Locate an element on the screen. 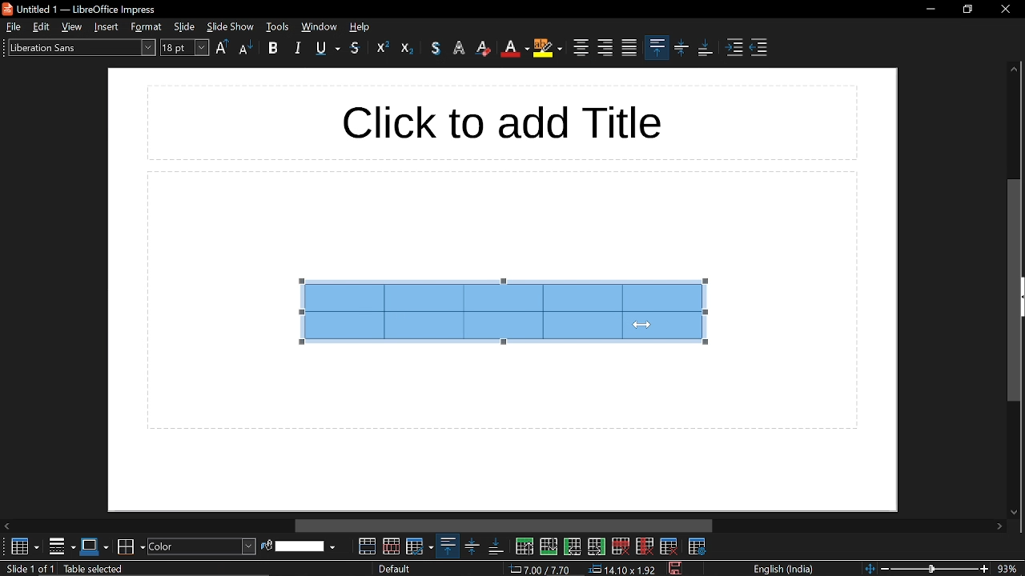 The image size is (1025, 576). window is located at coordinates (319, 27).